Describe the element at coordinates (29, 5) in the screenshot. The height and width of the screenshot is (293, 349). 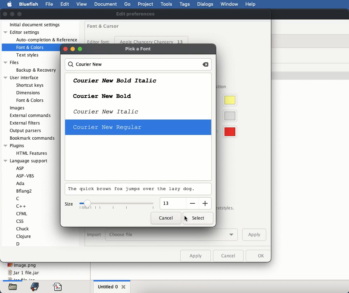
I see `bluefish` at that location.